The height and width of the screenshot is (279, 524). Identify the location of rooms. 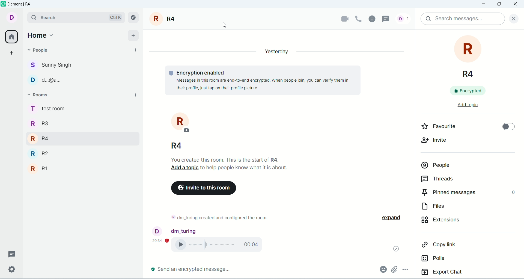
(41, 96).